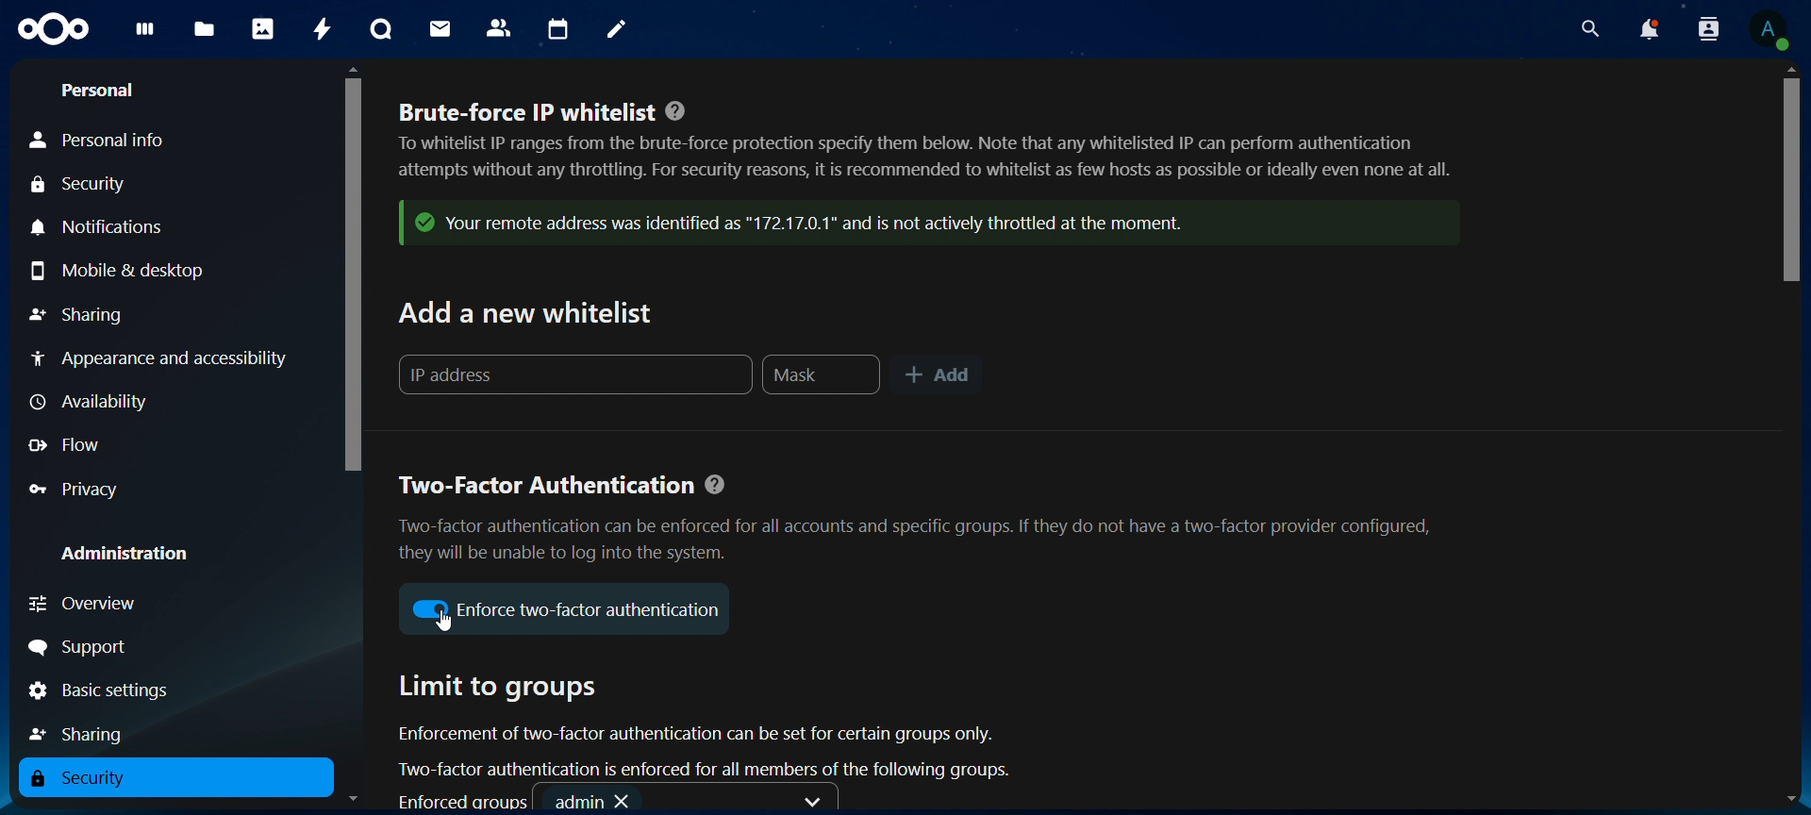 This screenshot has width=1811, height=815. What do you see at coordinates (920, 518) in the screenshot?
I see `Two factor authentication` at bounding box center [920, 518].